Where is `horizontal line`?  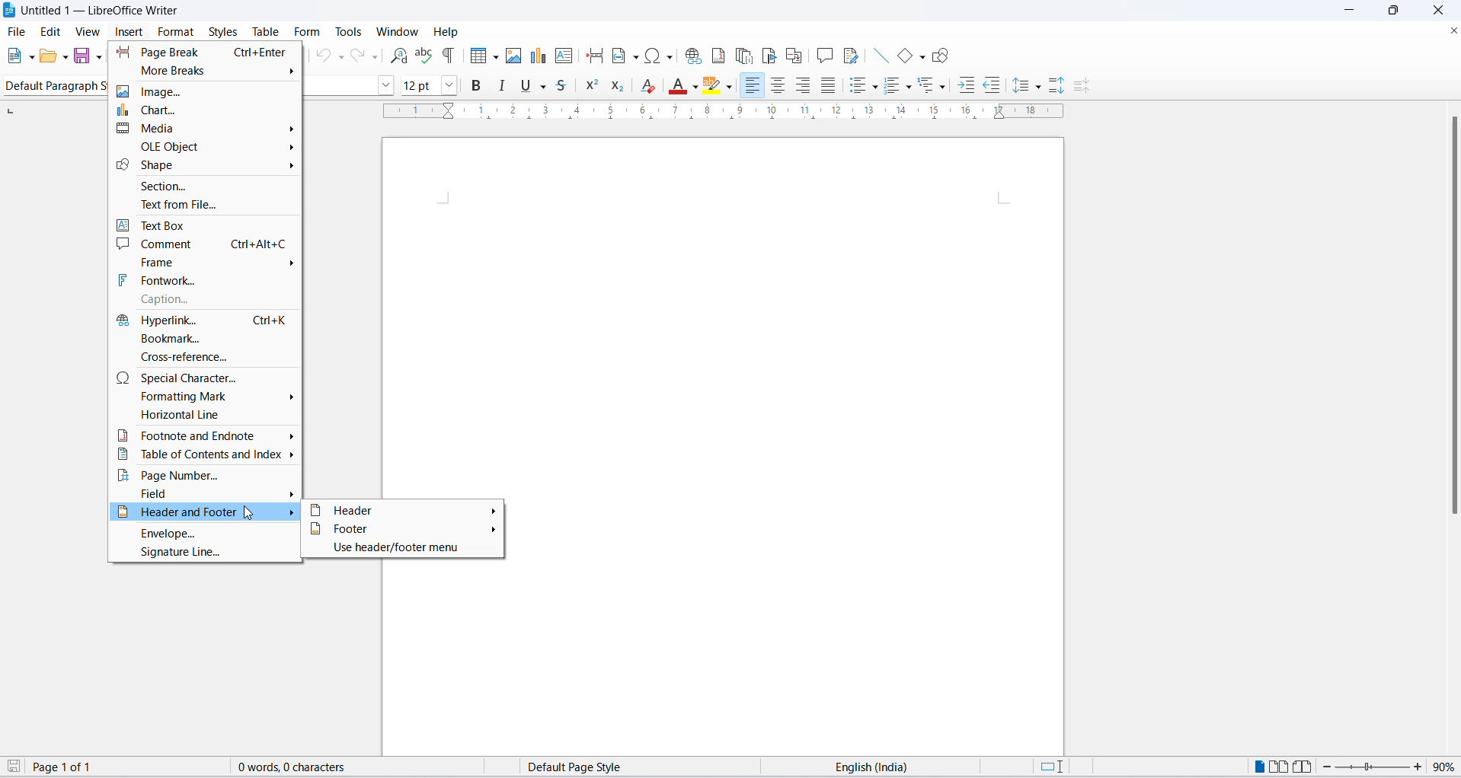
horizontal line is located at coordinates (203, 416).